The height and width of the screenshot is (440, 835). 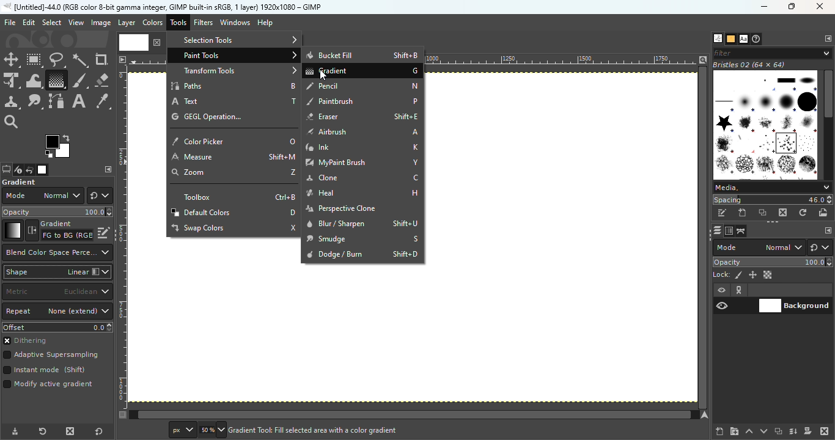 What do you see at coordinates (773, 200) in the screenshot?
I see `Spacing` at bounding box center [773, 200].